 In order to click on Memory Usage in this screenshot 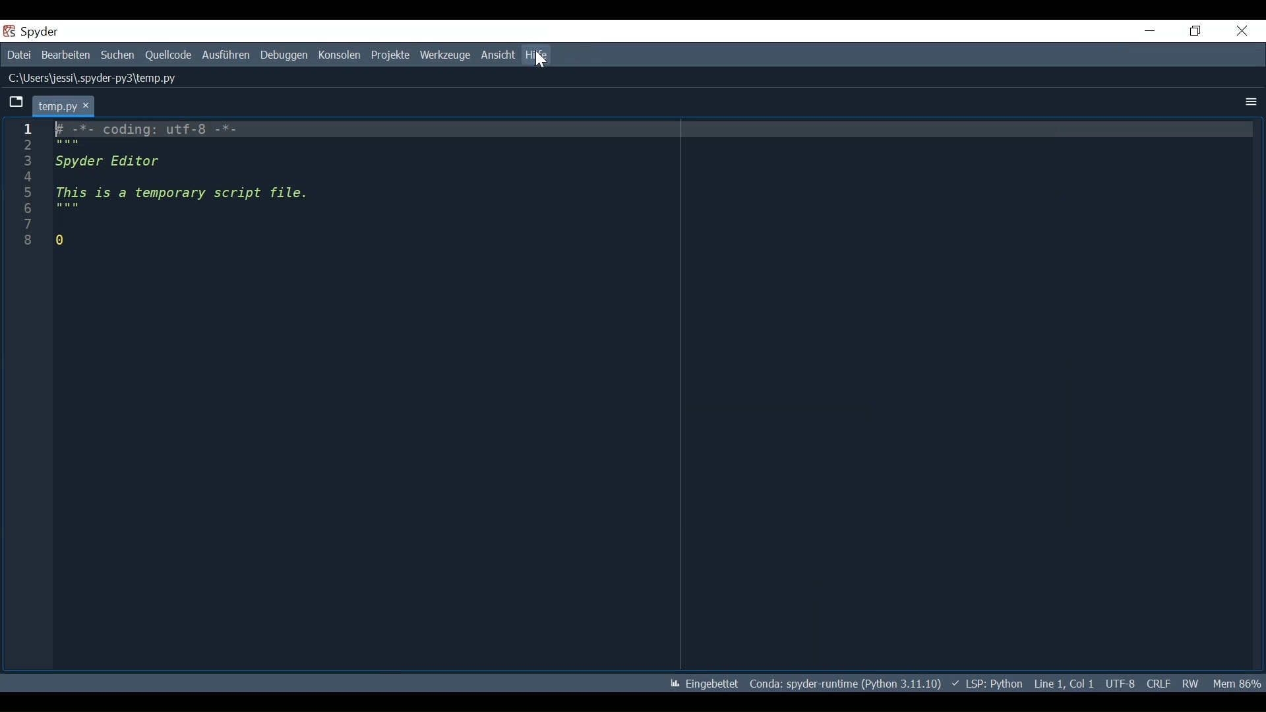, I will do `click(1236, 684)`.